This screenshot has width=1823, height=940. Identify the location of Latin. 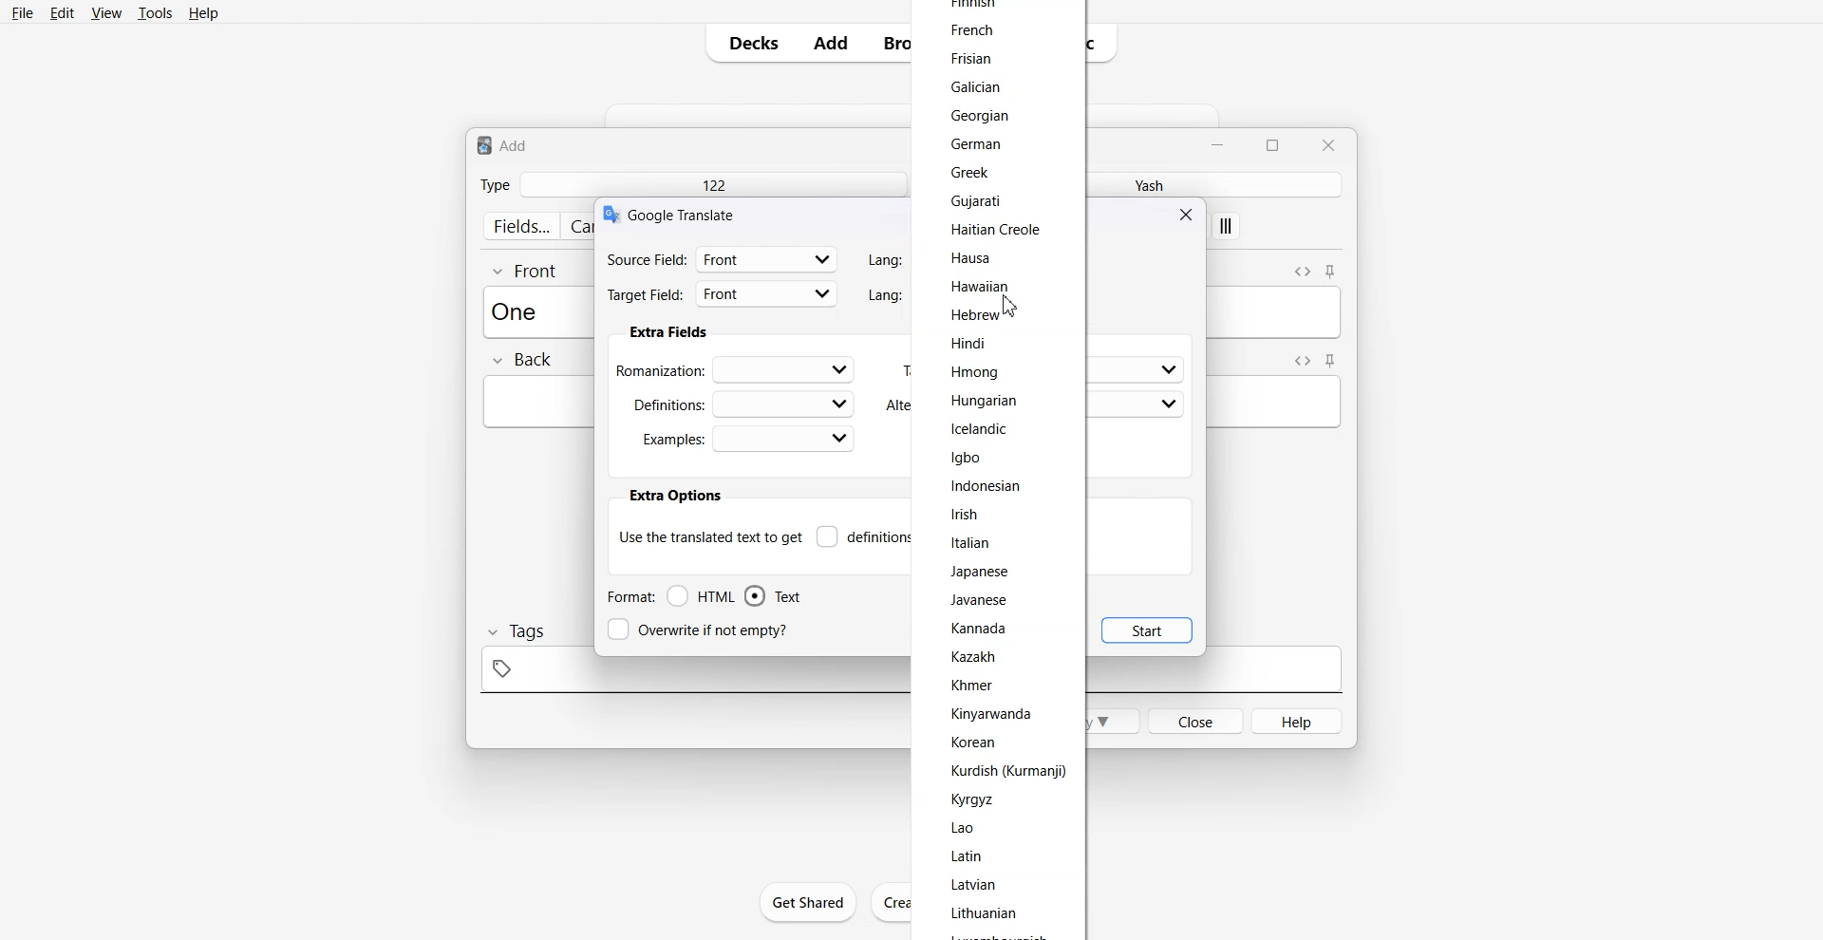
(968, 856).